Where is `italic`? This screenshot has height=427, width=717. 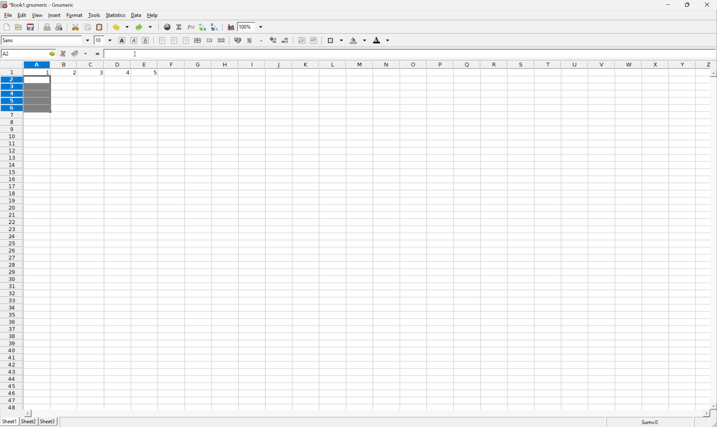
italic is located at coordinates (134, 40).